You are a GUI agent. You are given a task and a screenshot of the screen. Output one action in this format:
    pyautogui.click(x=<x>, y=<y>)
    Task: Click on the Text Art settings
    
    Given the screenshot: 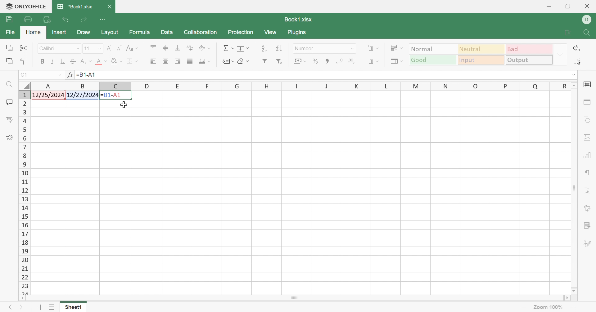 What is the action you would take?
    pyautogui.click(x=585, y=191)
    